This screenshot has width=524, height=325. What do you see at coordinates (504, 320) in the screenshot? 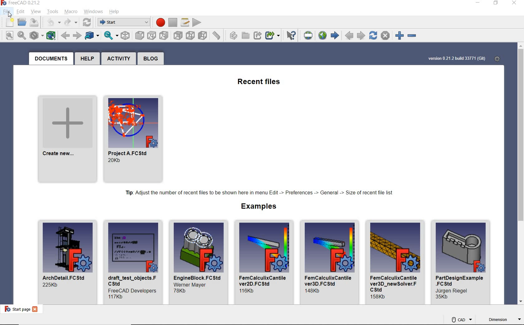
I see `DIMENSION` at bounding box center [504, 320].